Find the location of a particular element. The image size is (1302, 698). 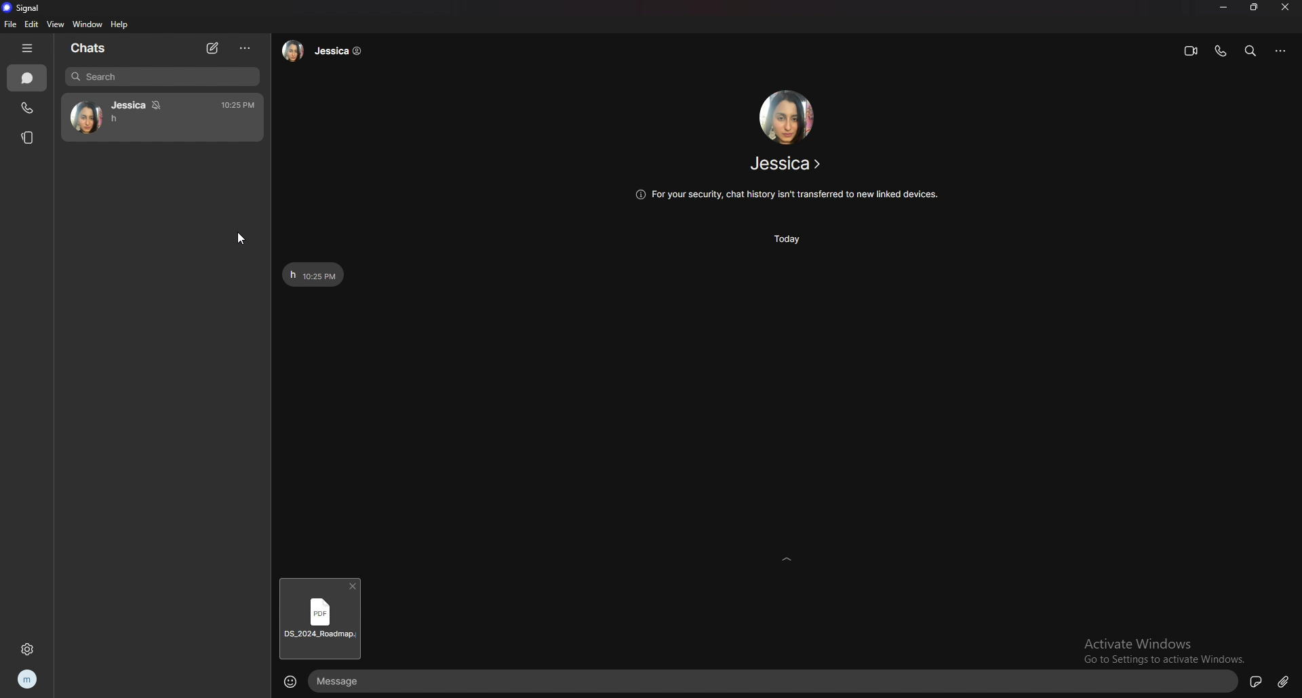

info is located at coordinates (785, 195).